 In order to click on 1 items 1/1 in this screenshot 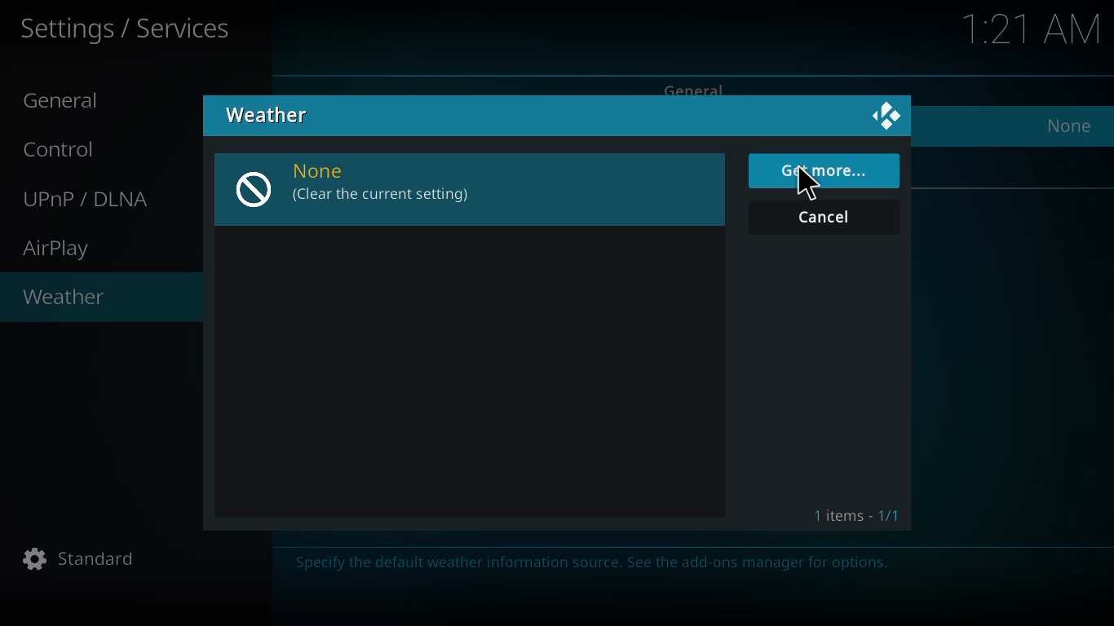, I will do `click(858, 517)`.